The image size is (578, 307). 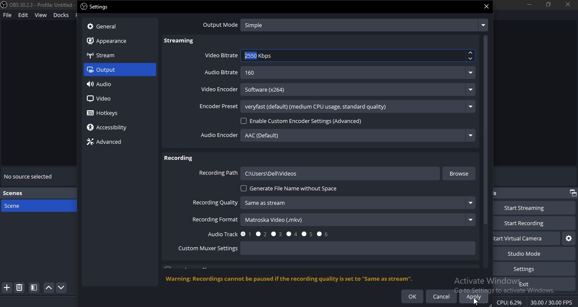 I want to click on restore, so click(x=548, y=4).